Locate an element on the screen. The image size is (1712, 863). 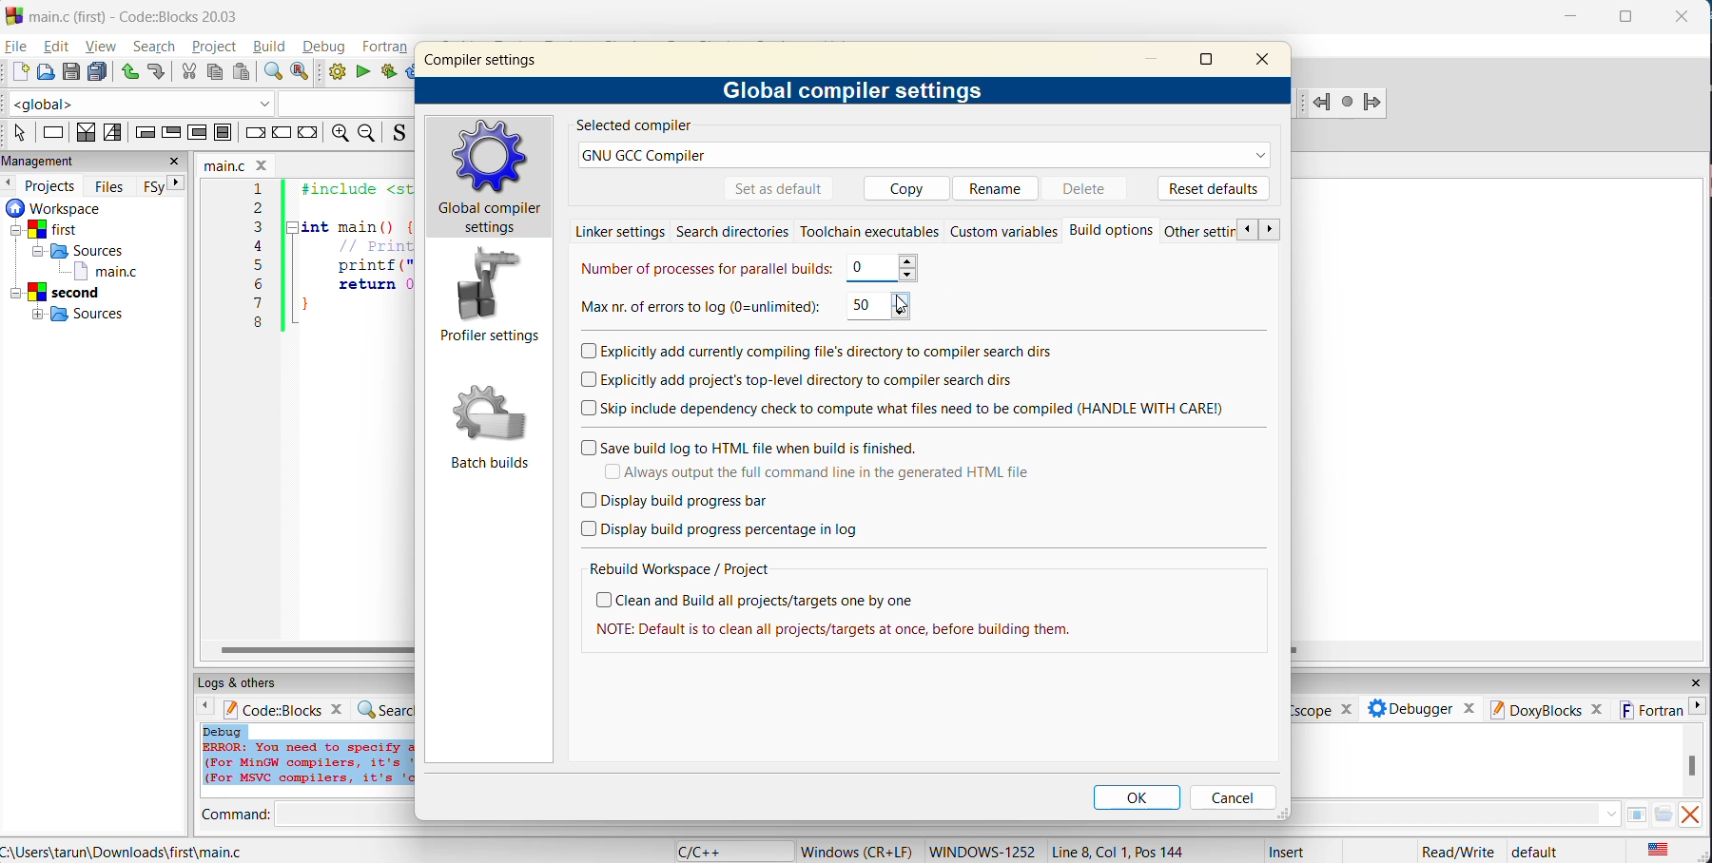
explicitly add currently compiling files directory to compiler search dis is located at coordinates (821, 350).